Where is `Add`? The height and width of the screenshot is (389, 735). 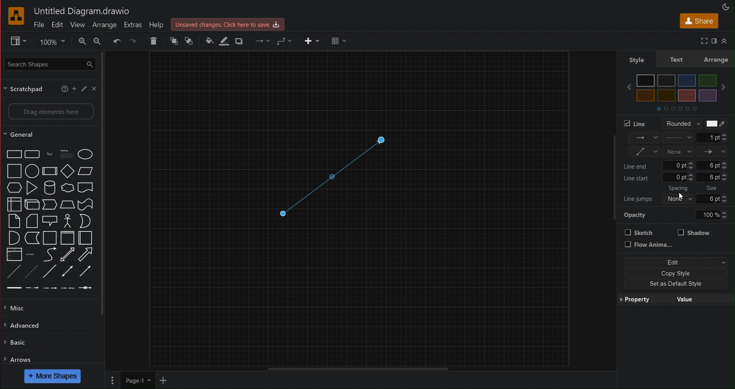 Add is located at coordinates (74, 88).